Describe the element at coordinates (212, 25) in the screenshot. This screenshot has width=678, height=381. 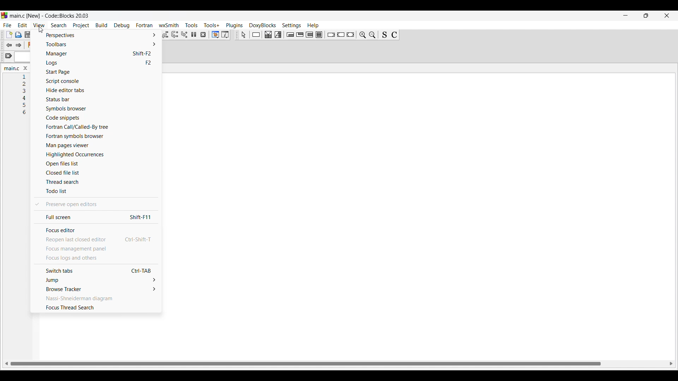
I see `Tools+ menu` at that location.